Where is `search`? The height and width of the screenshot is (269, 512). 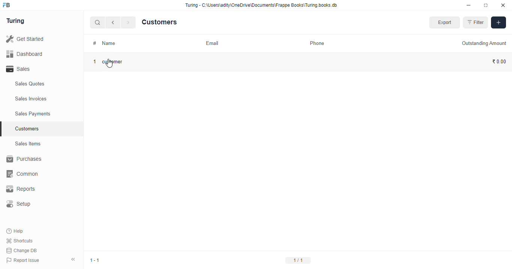
search is located at coordinates (98, 23).